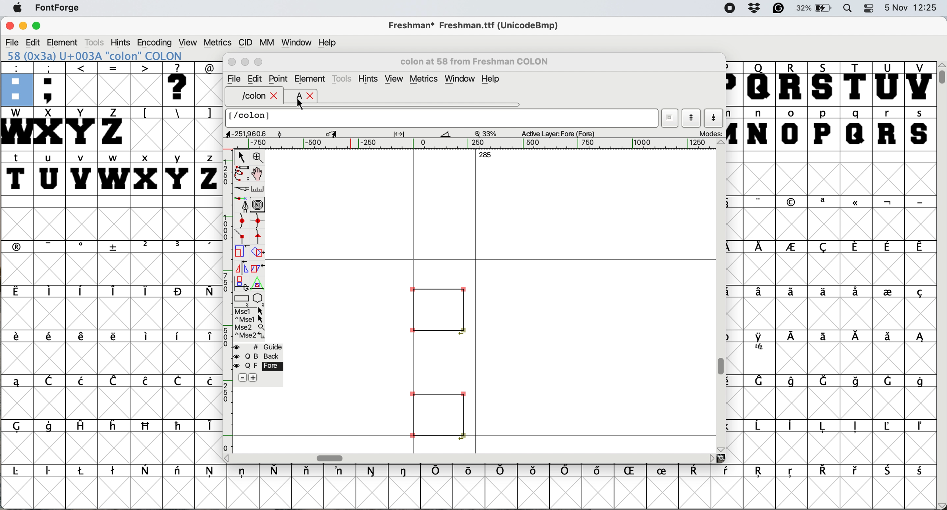 The image size is (947, 510). I want to click on symbol, so click(52, 246).